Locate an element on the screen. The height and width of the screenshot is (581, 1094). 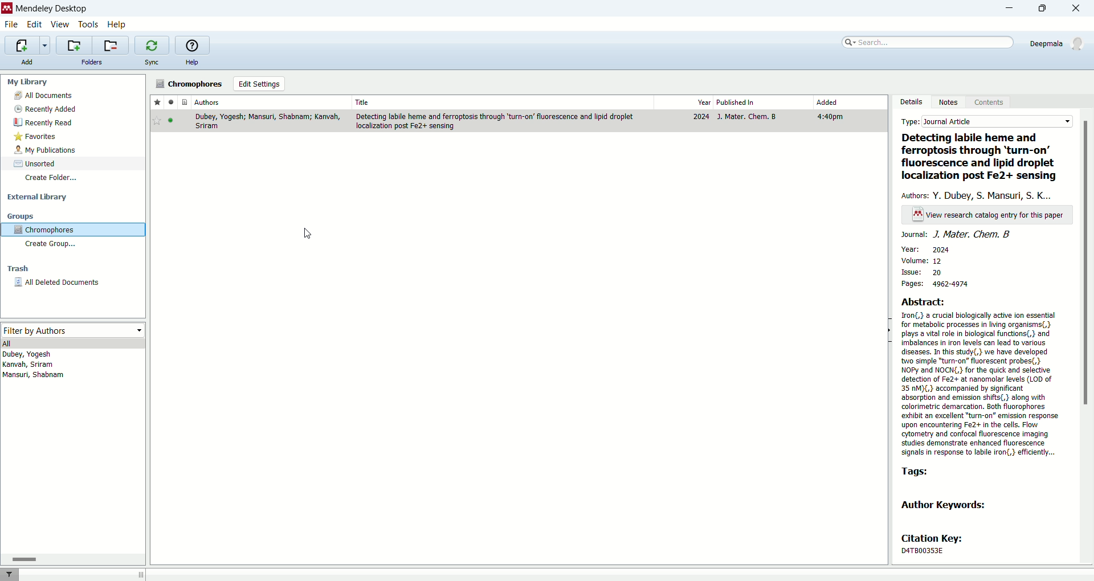
Title is located at coordinates (503, 102).